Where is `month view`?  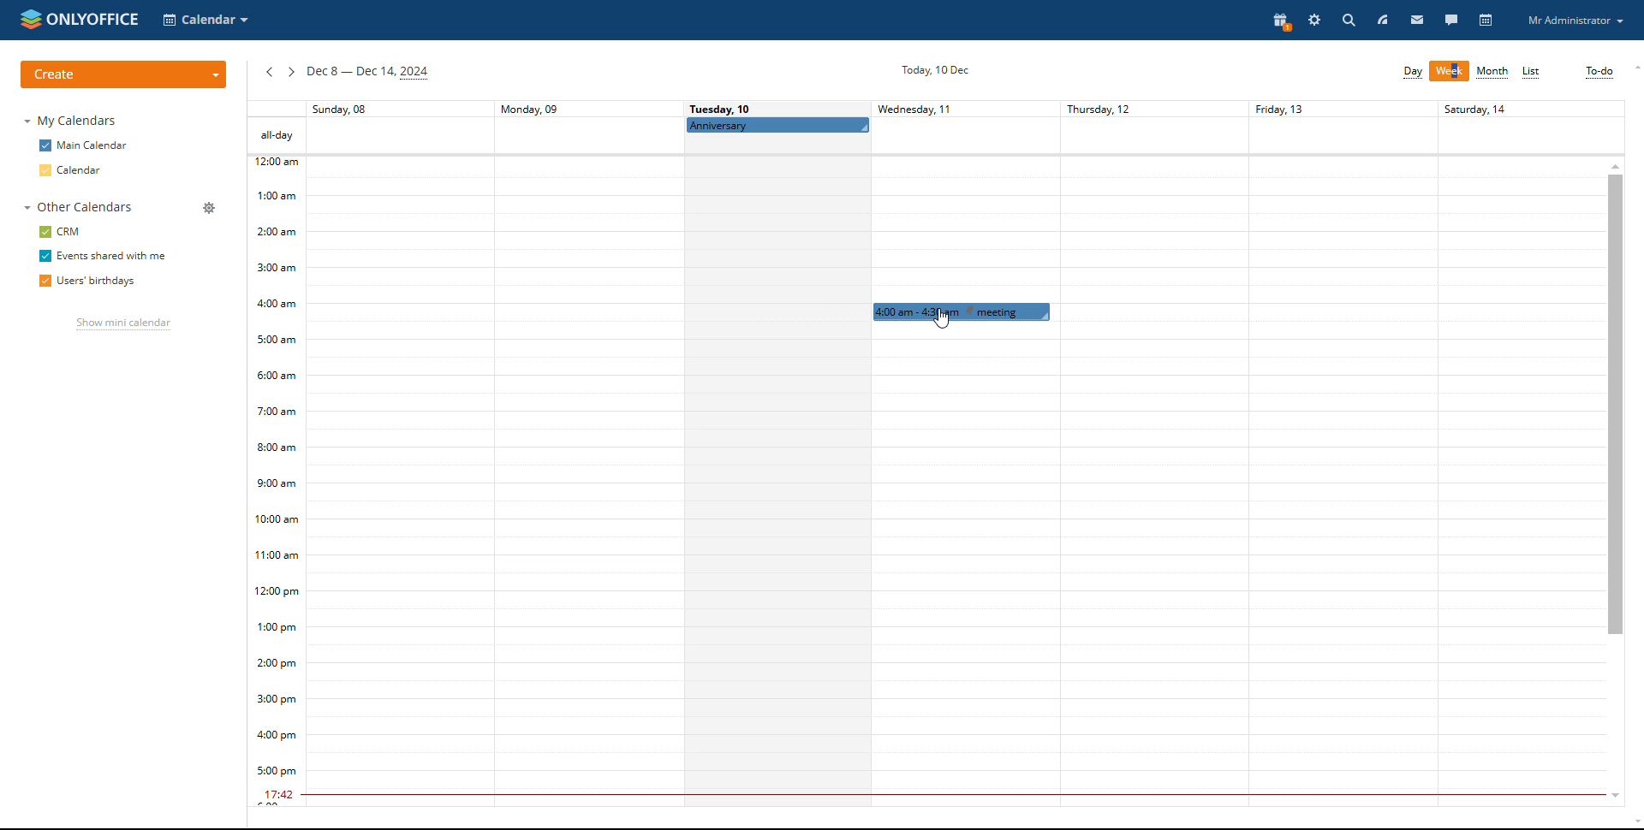
month view is located at coordinates (1493, 72).